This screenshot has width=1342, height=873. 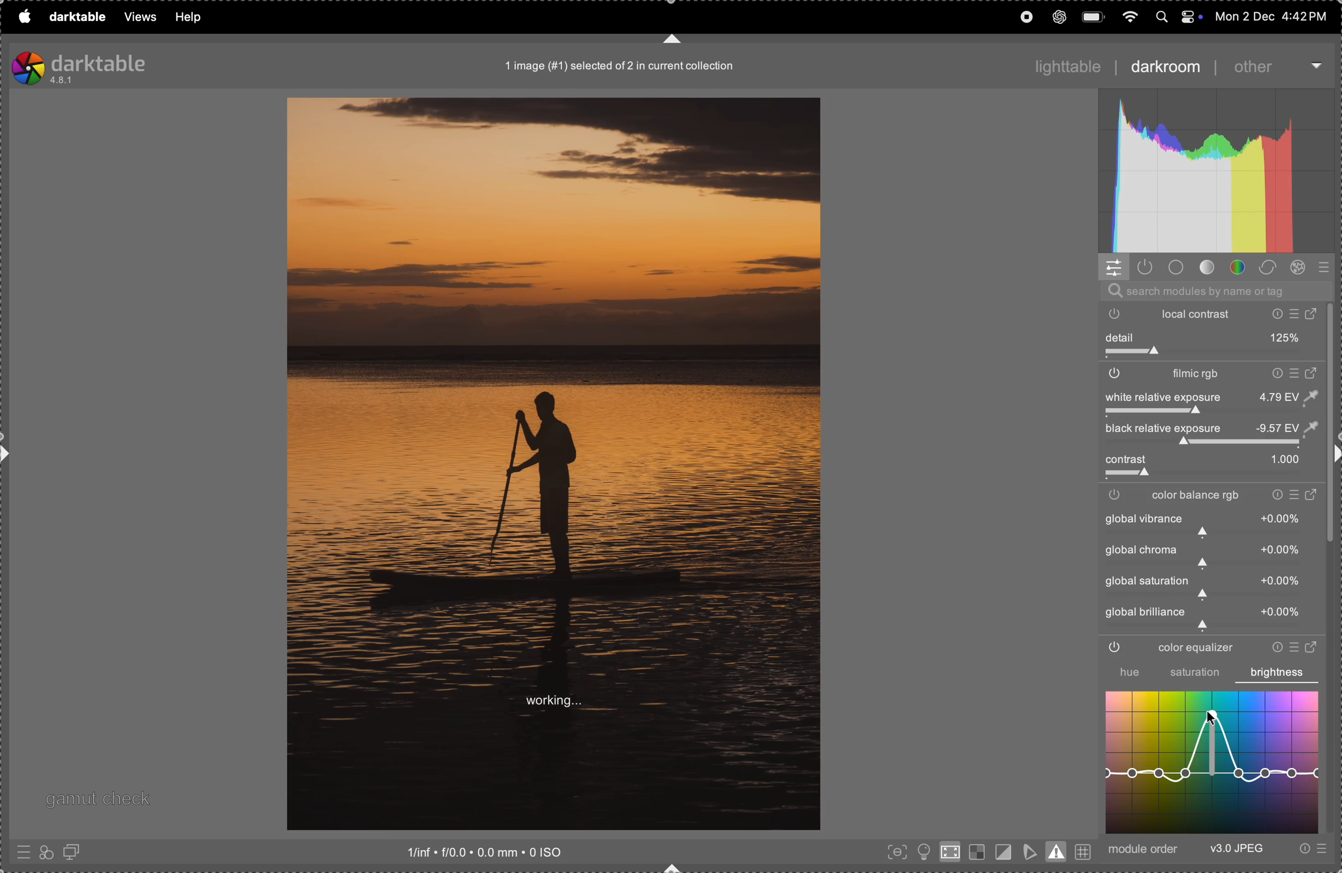 What do you see at coordinates (1213, 718) in the screenshot?
I see `cursor` at bounding box center [1213, 718].